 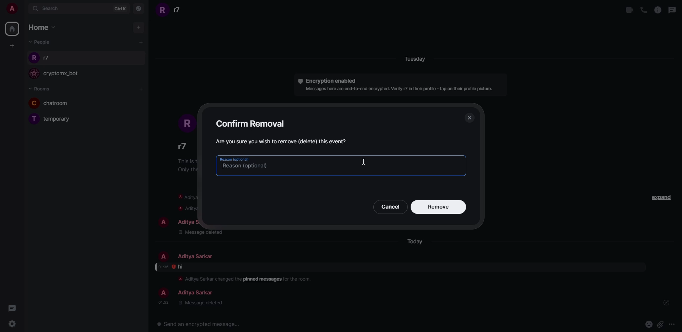 What do you see at coordinates (65, 119) in the screenshot?
I see `room` at bounding box center [65, 119].